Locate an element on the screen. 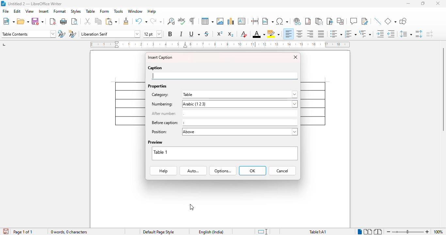  vertical scroll bar is located at coordinates (442, 89).